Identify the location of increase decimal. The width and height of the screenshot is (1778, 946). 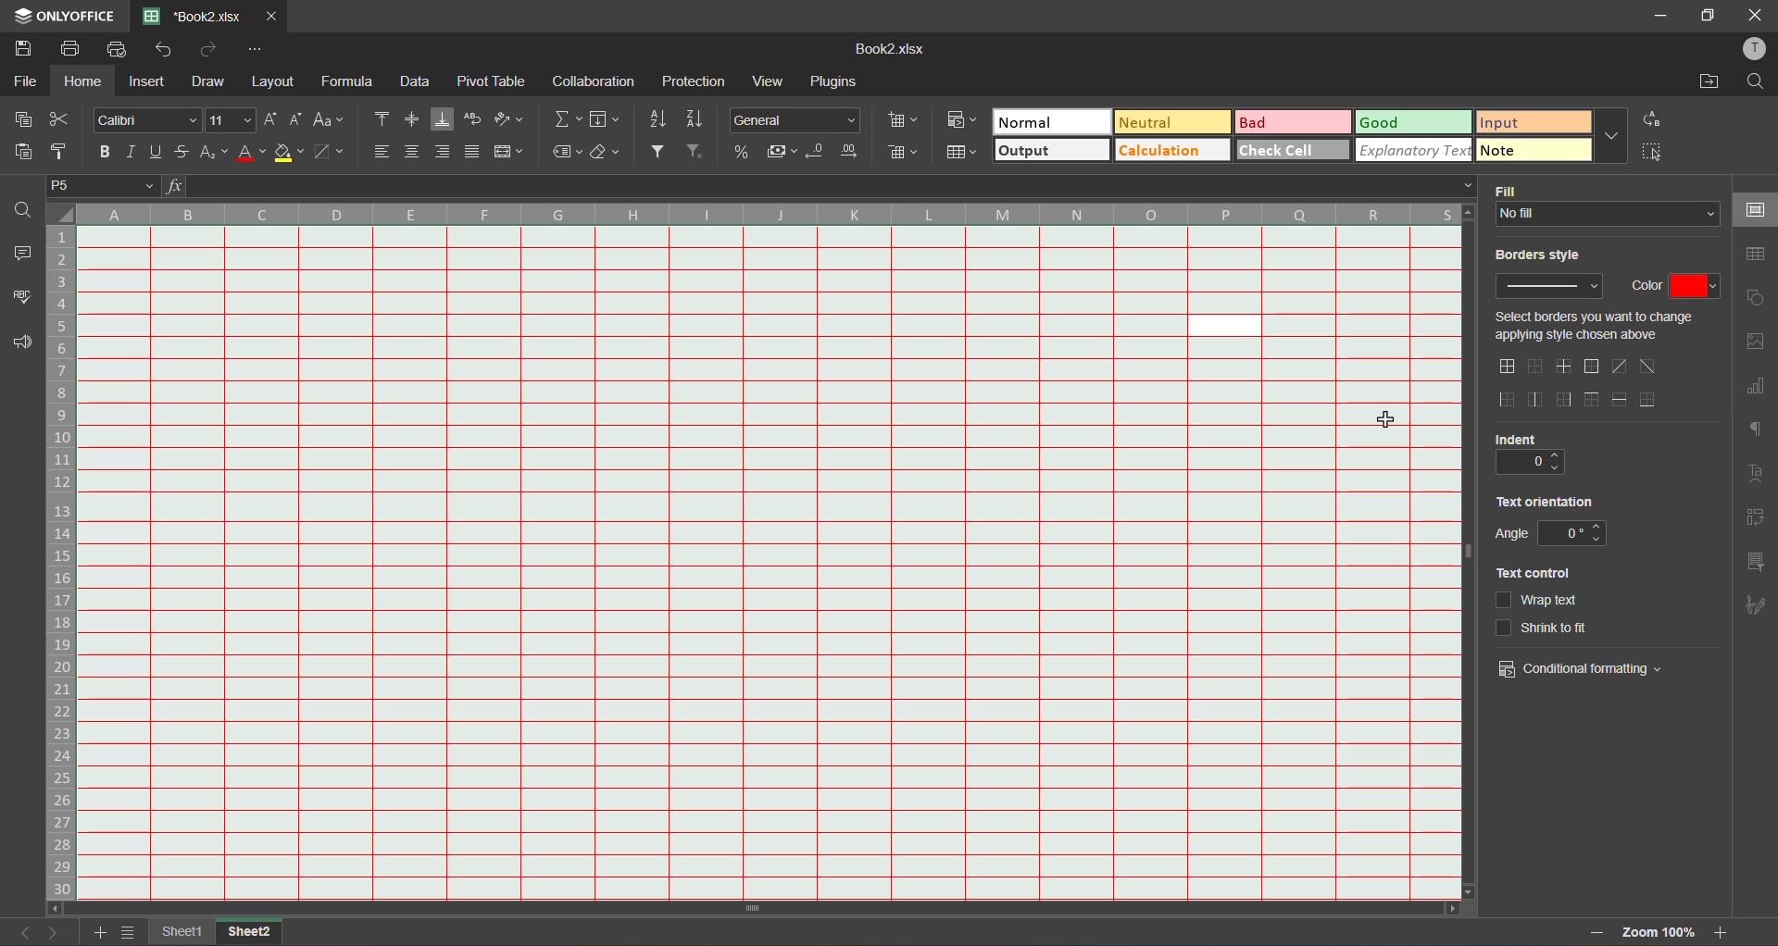
(852, 151).